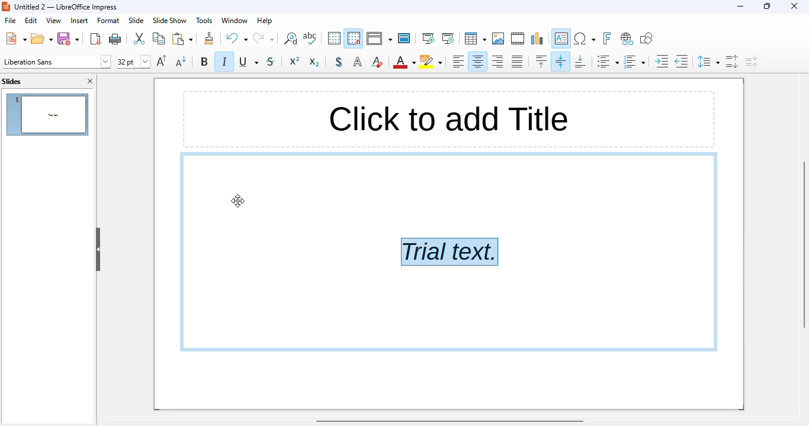  What do you see at coordinates (450, 251) in the screenshot?
I see `trial text` at bounding box center [450, 251].